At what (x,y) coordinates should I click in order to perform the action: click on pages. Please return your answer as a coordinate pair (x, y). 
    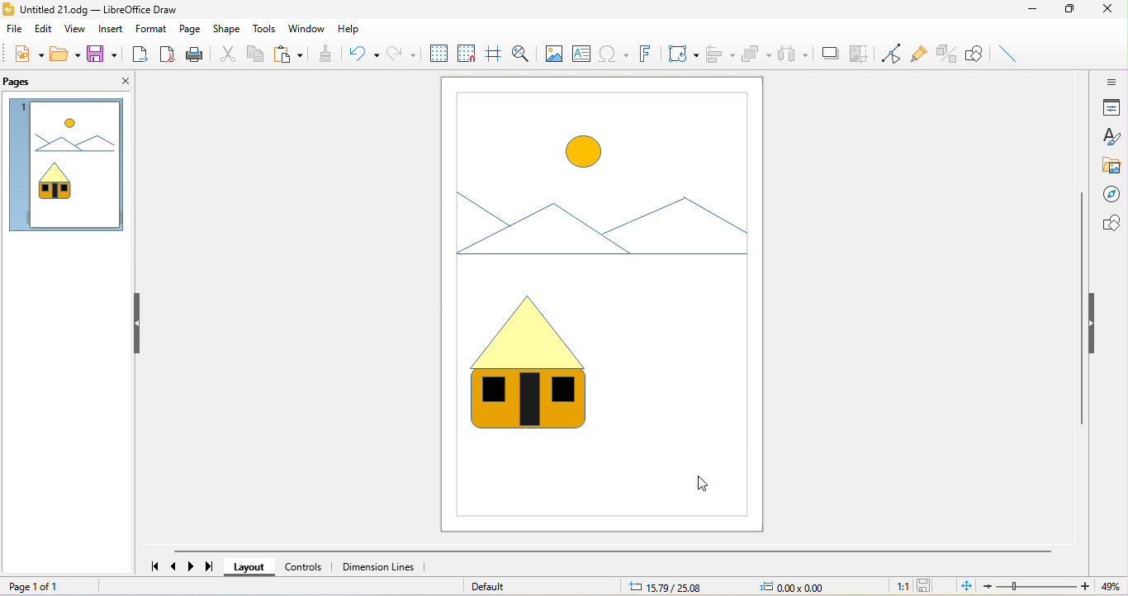
    Looking at the image, I should click on (27, 83).